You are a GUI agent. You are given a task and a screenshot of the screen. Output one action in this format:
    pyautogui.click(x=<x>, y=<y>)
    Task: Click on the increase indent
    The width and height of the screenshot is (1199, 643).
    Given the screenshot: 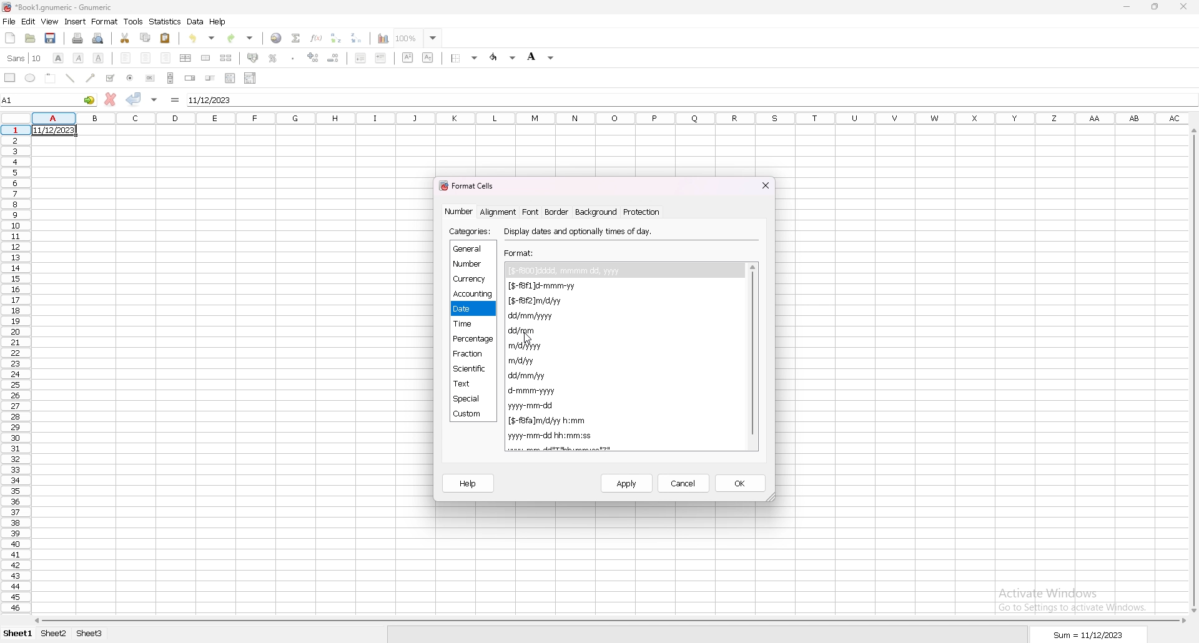 What is the action you would take?
    pyautogui.click(x=382, y=58)
    